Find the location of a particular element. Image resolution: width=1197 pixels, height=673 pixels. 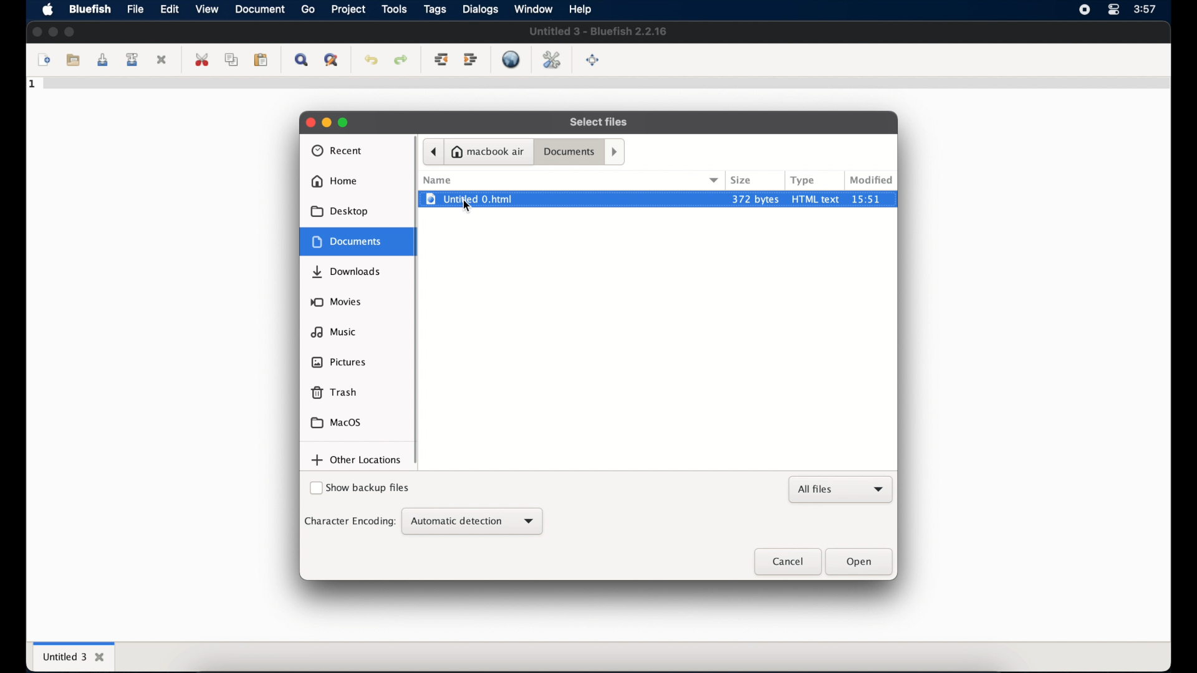

open is located at coordinates (72, 59).